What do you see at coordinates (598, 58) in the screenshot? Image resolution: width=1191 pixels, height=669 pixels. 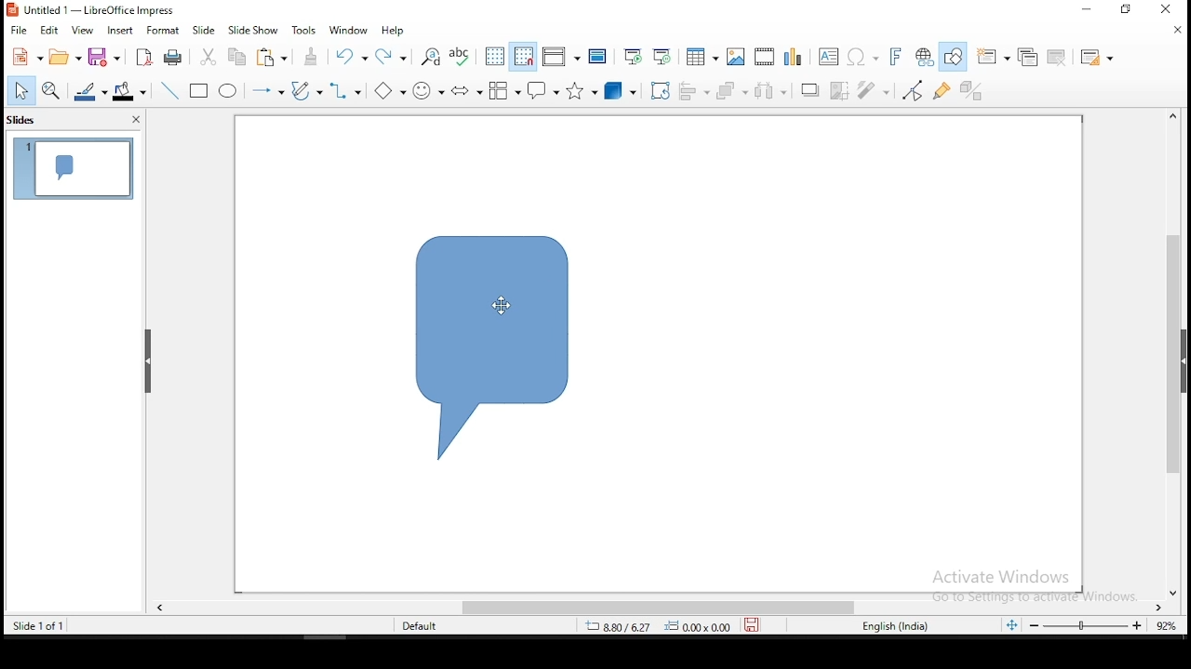 I see `master slide` at bounding box center [598, 58].